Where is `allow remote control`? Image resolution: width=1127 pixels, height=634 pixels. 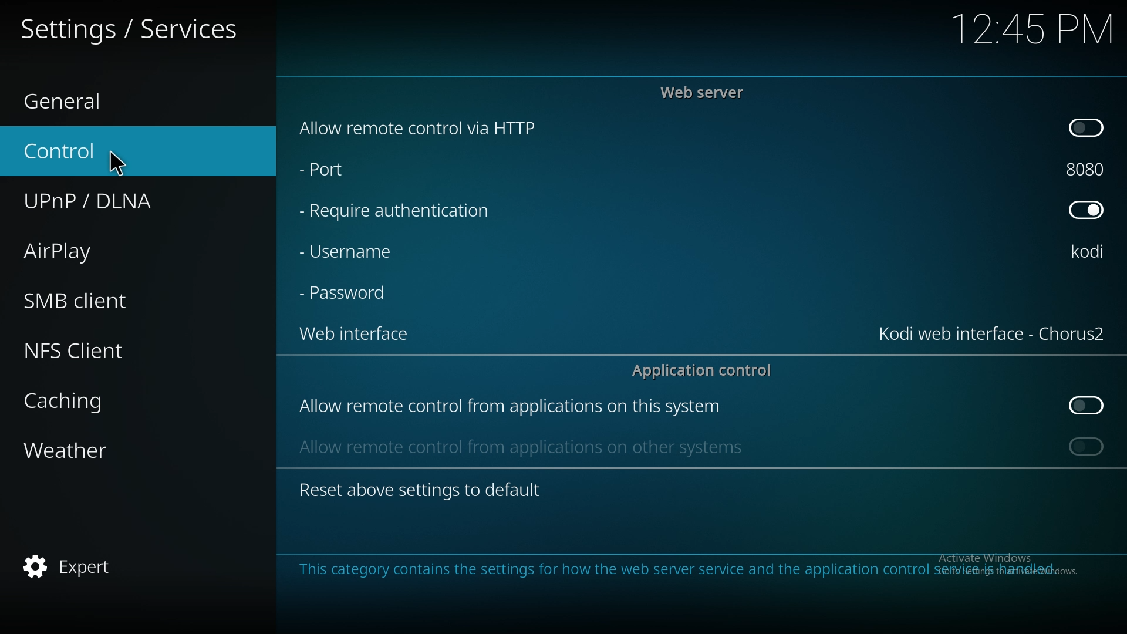
allow remote control is located at coordinates (509, 407).